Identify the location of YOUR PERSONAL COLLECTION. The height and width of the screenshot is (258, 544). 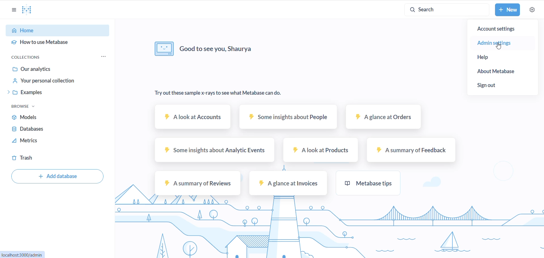
(50, 81).